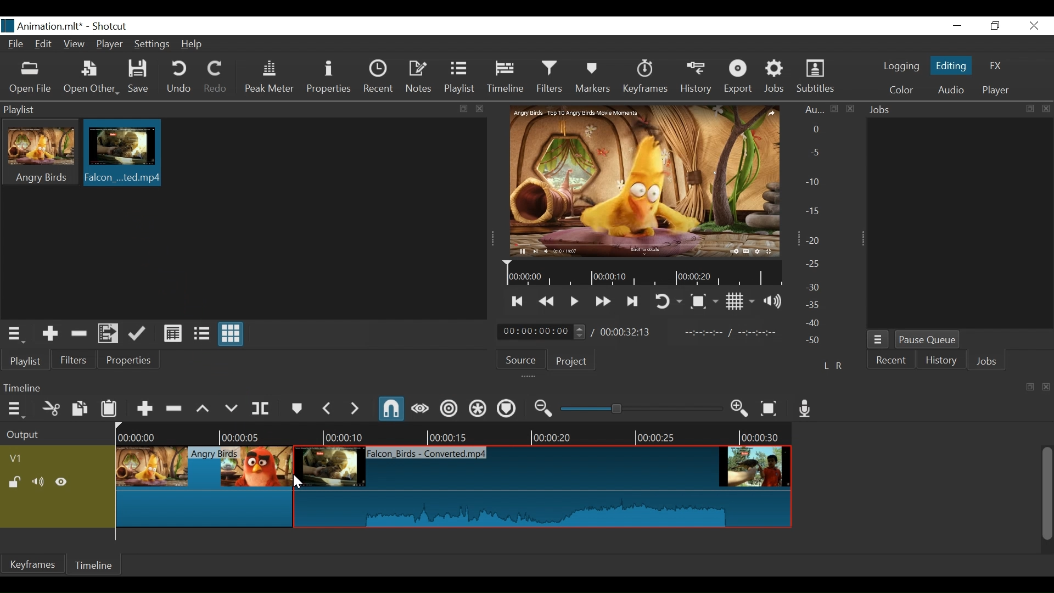 This screenshot has width=1054, height=593. I want to click on Ripple all tracks, so click(478, 409).